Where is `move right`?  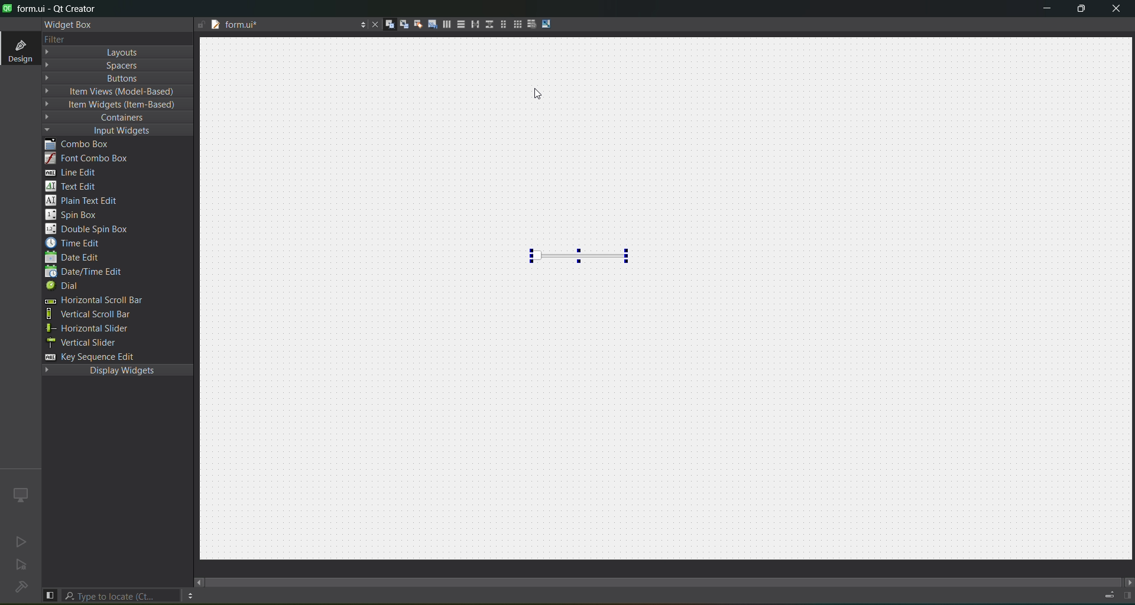 move right is located at coordinates (1127, 580).